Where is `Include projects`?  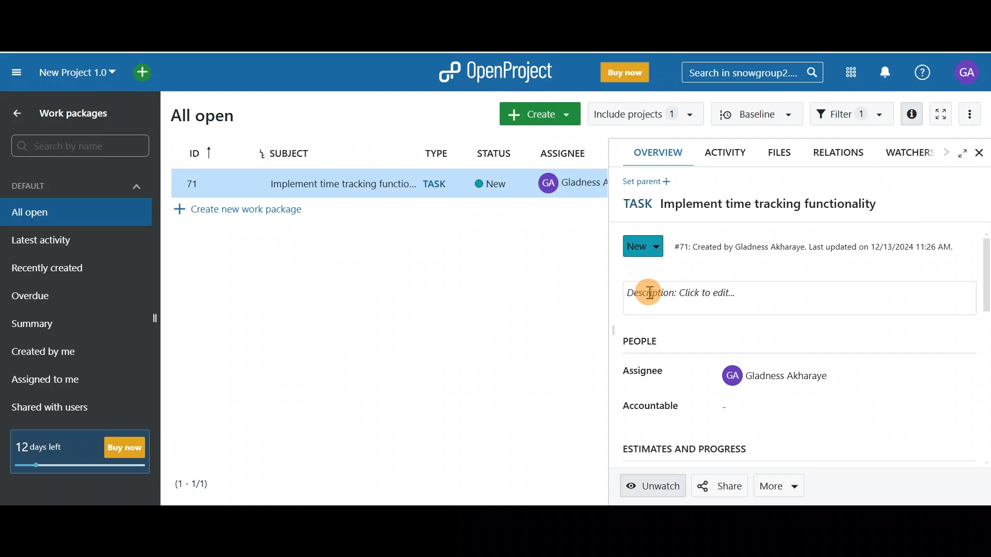
Include projects is located at coordinates (644, 113).